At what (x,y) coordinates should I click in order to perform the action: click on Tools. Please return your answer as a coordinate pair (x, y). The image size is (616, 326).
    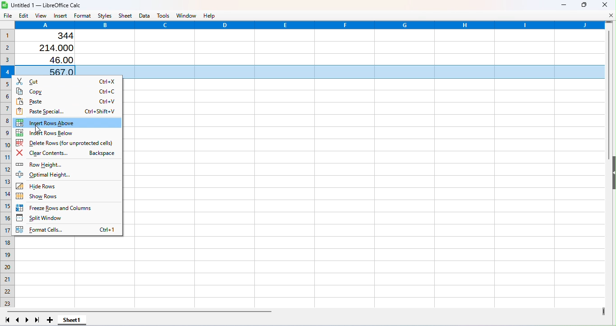
    Looking at the image, I should click on (164, 15).